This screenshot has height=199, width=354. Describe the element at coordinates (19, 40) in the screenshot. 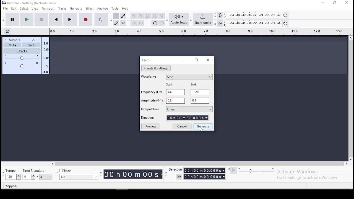

I see `audio` at that location.